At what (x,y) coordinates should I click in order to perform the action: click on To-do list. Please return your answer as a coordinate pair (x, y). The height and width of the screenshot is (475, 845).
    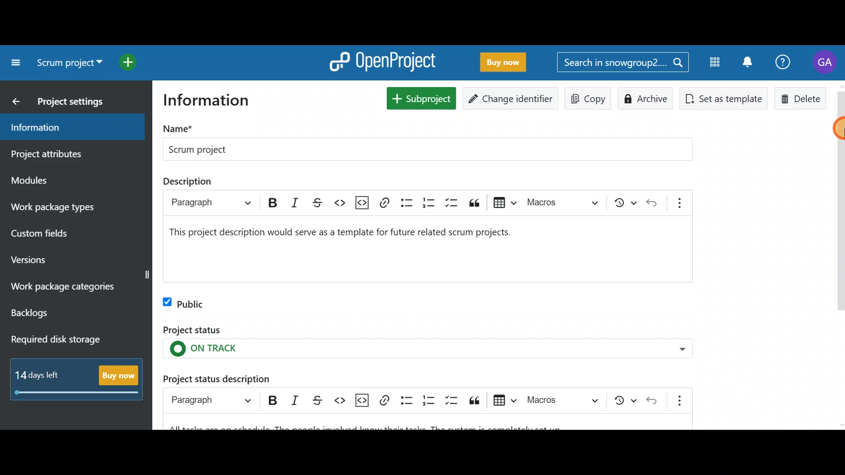
    Looking at the image, I should click on (451, 401).